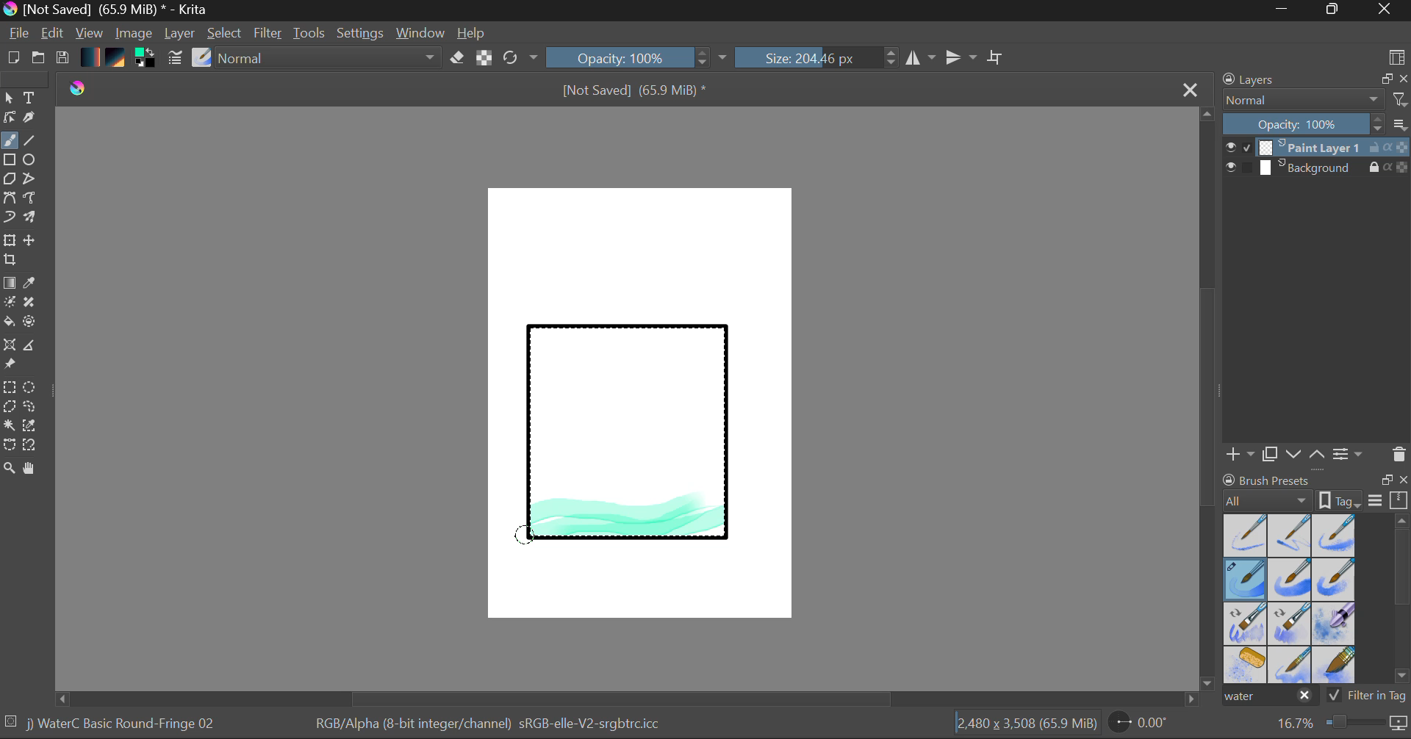 Image resolution: width=1411 pixels, height=739 pixels. Describe the element at coordinates (528, 535) in the screenshot. I see `MOUSE_UP Stroke 3` at that location.